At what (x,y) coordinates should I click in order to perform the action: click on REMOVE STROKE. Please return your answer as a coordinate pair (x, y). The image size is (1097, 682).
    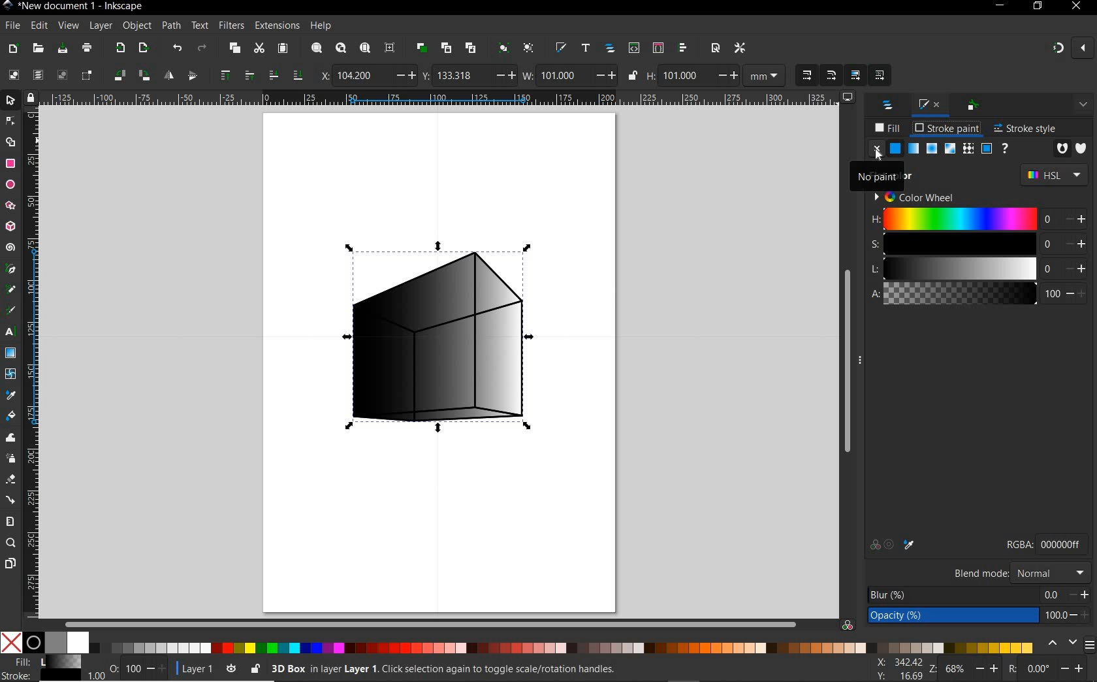
    Looking at the image, I should click on (876, 150).